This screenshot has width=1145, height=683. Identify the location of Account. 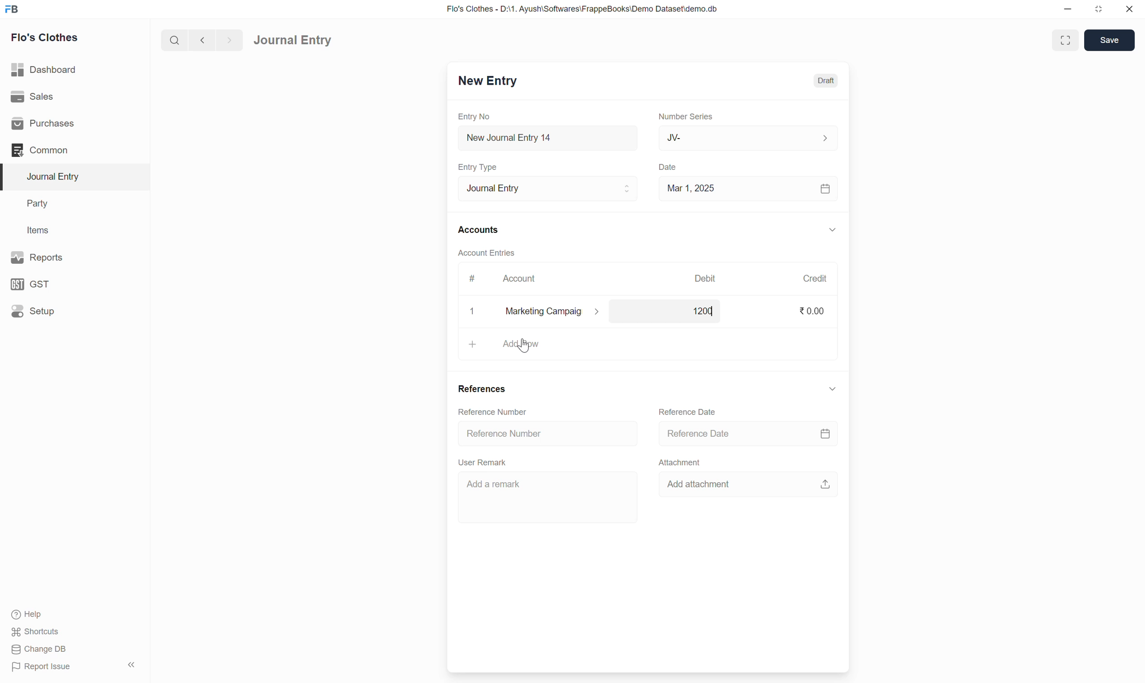
(521, 278).